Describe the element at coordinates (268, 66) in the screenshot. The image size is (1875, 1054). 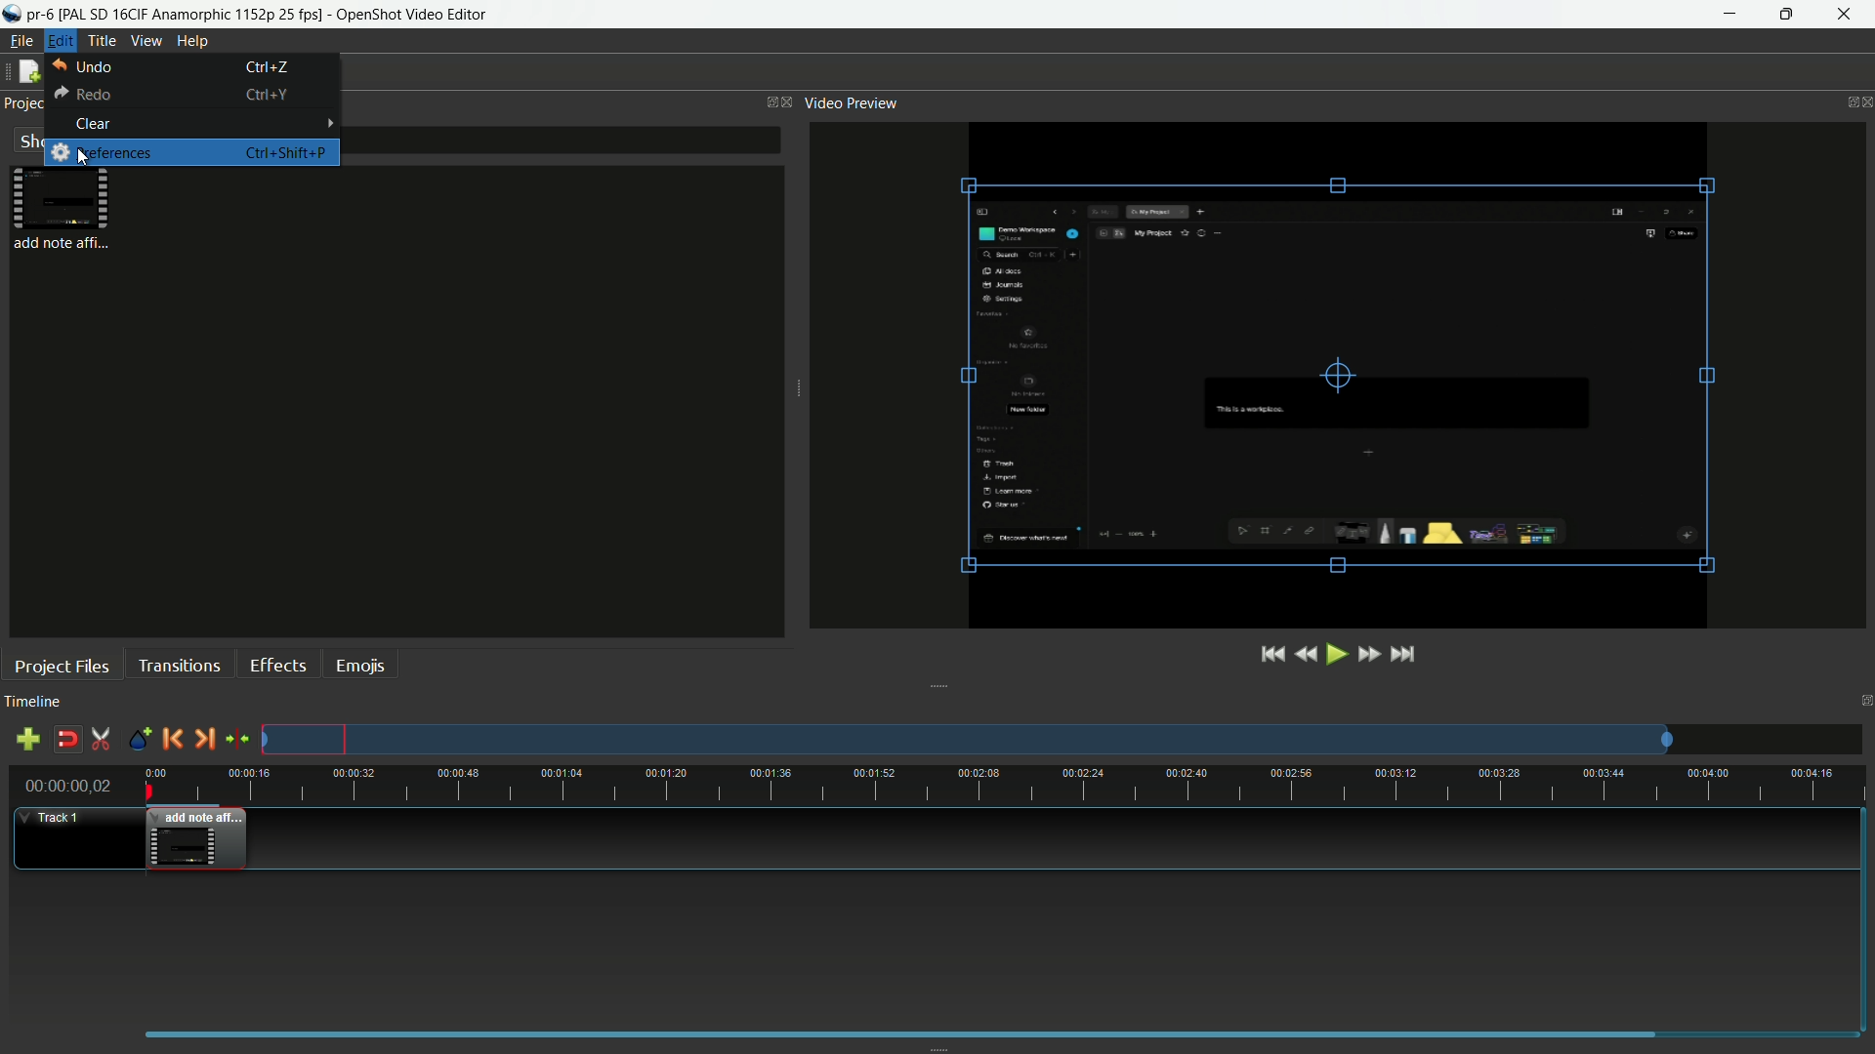
I see `keyboard shortcut` at that location.